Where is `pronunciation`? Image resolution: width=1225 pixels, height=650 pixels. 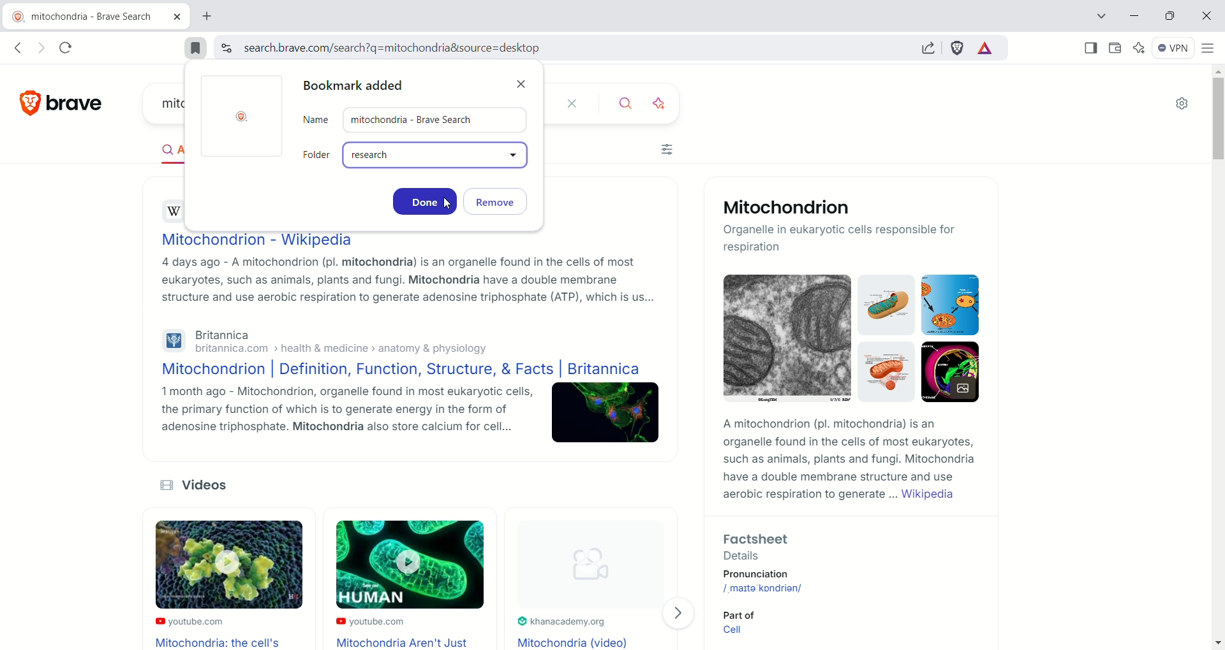 pronunciation is located at coordinates (775, 574).